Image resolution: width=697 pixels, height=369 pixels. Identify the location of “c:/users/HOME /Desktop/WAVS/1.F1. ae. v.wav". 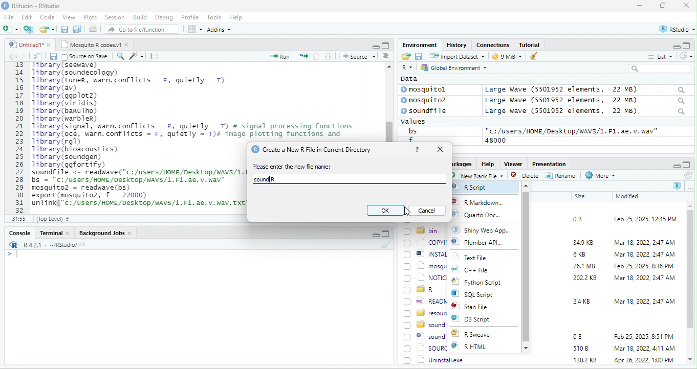
(572, 131).